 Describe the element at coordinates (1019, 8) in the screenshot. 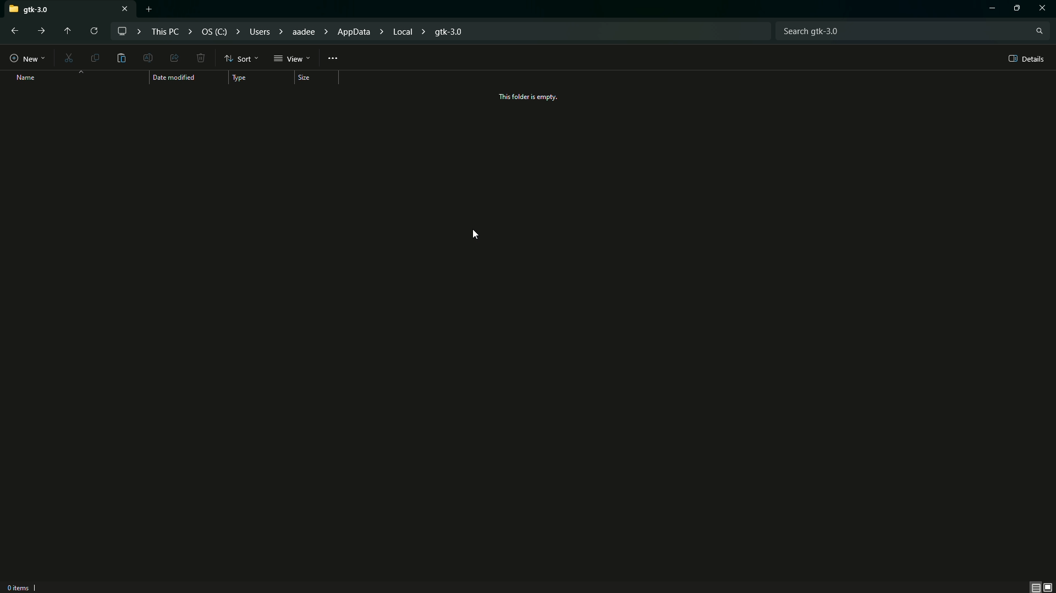

I see `Options` at that location.